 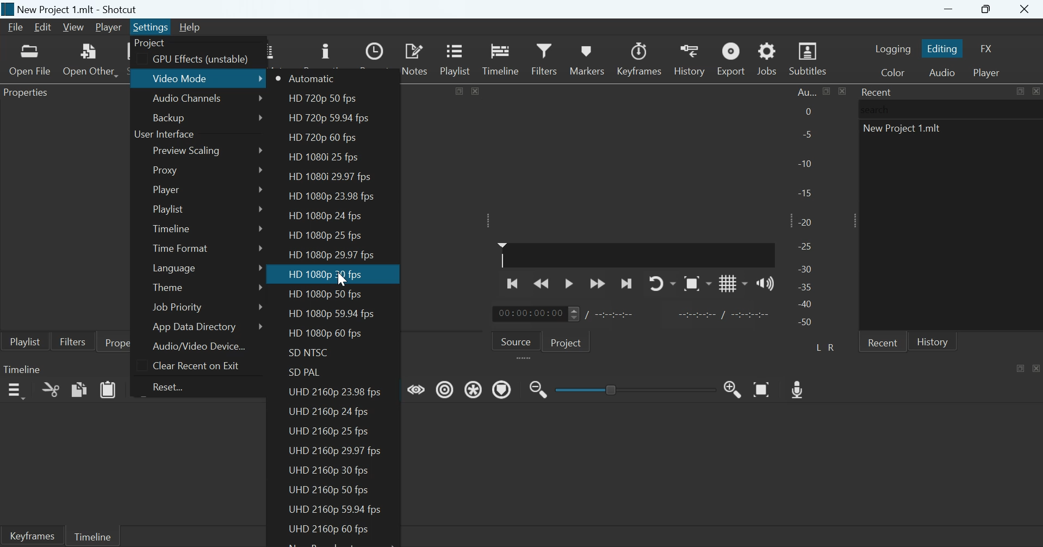 What do you see at coordinates (516, 340) in the screenshot?
I see `Source` at bounding box center [516, 340].